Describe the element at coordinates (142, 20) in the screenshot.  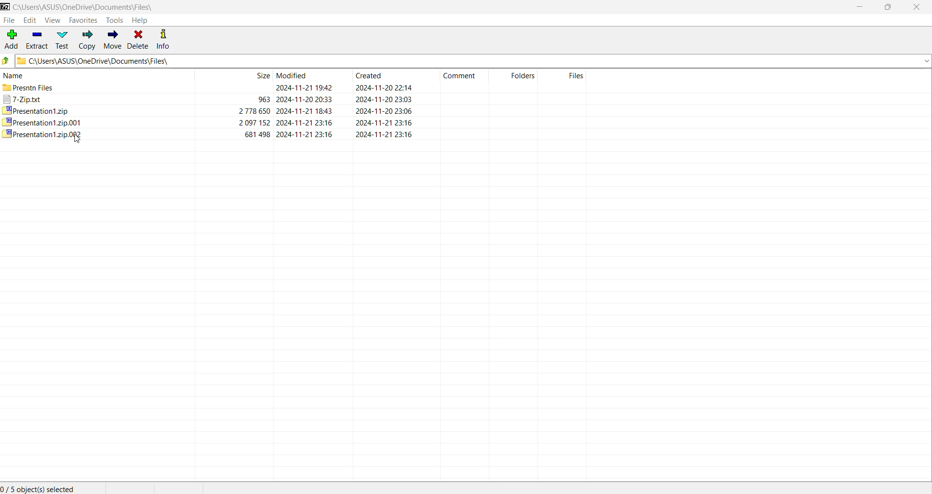
I see `Help` at that location.